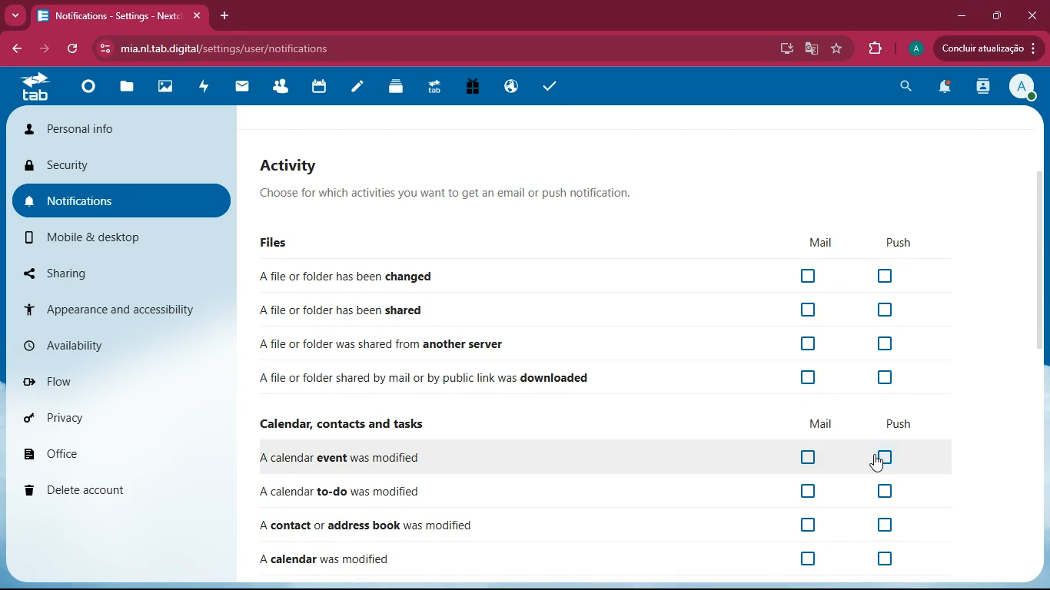 The image size is (1050, 590). What do you see at coordinates (885, 310) in the screenshot?
I see `checkbox` at bounding box center [885, 310].